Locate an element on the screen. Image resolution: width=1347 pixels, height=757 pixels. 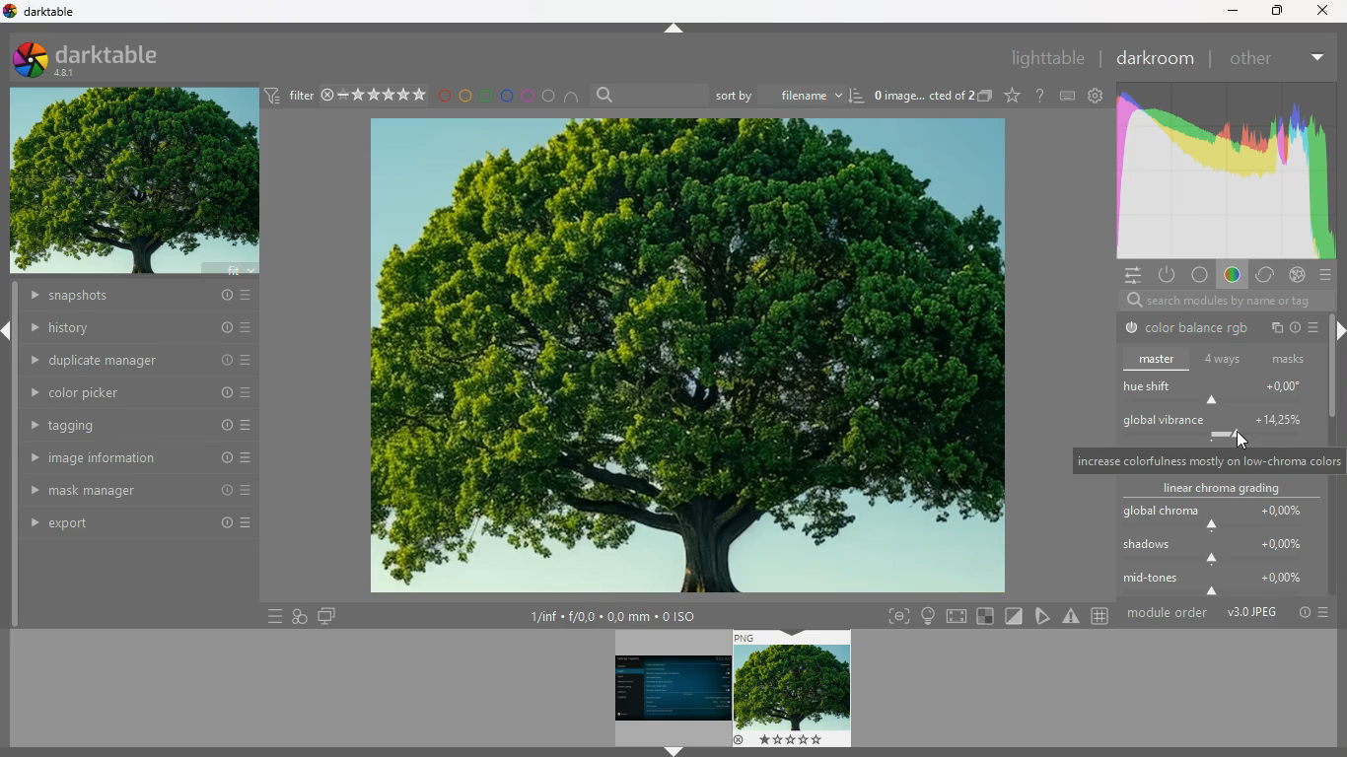
image is located at coordinates (670, 688).